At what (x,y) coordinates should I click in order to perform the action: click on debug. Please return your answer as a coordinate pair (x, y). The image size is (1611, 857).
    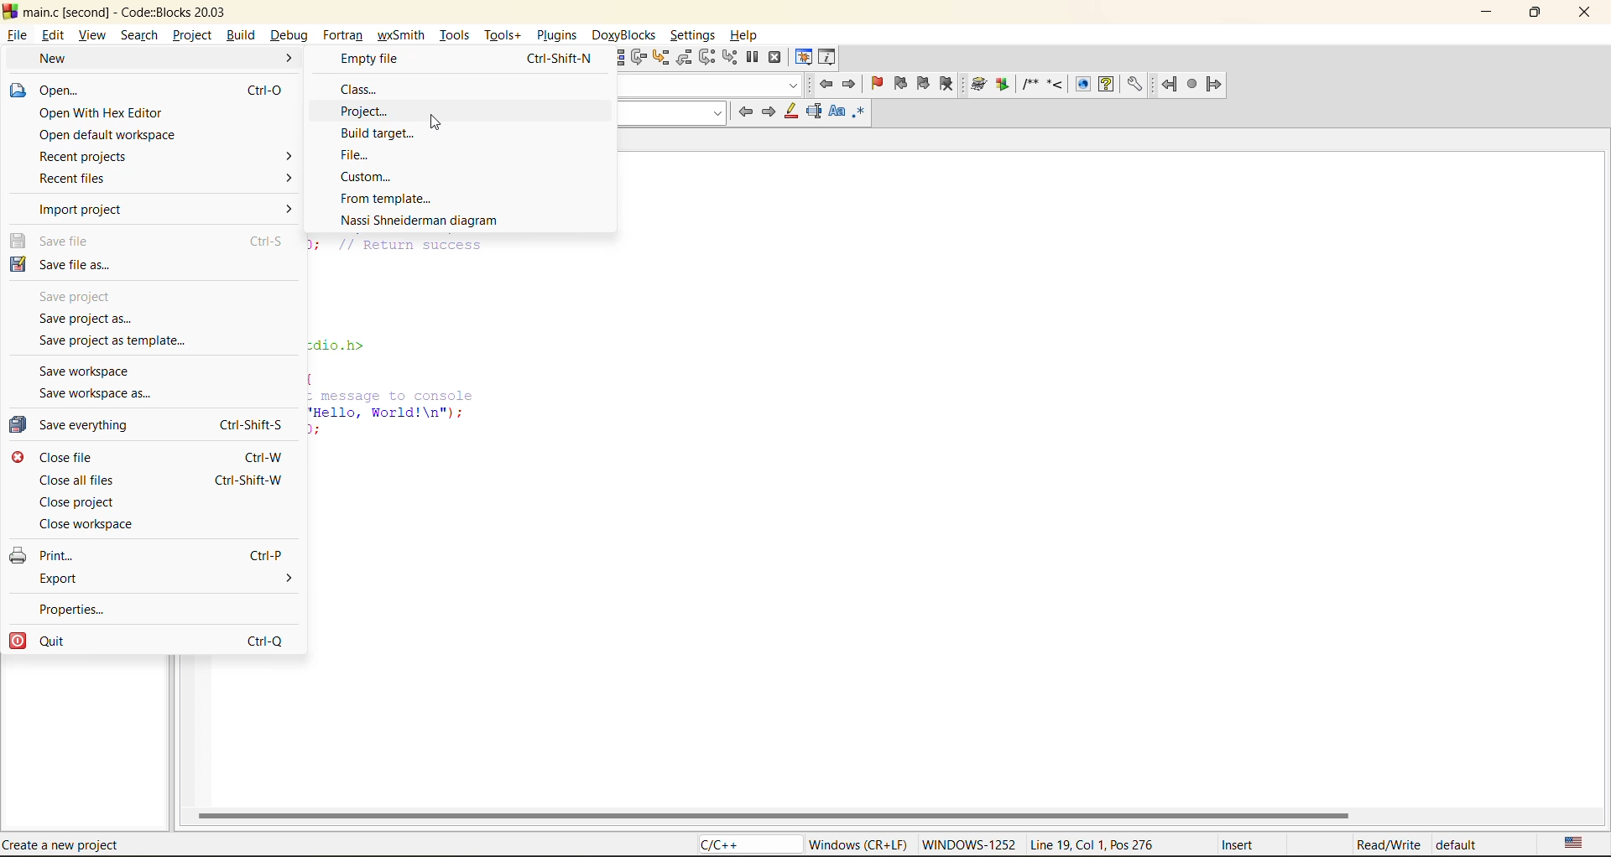
    Looking at the image, I should click on (289, 35).